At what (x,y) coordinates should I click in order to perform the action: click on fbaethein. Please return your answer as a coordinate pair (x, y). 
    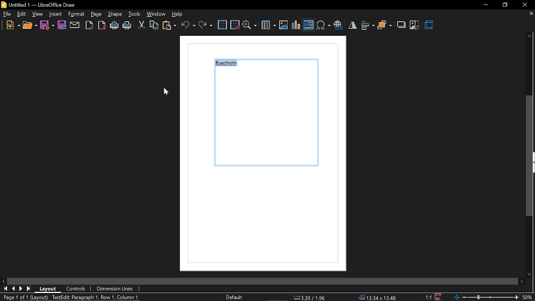
    Looking at the image, I should click on (228, 64).